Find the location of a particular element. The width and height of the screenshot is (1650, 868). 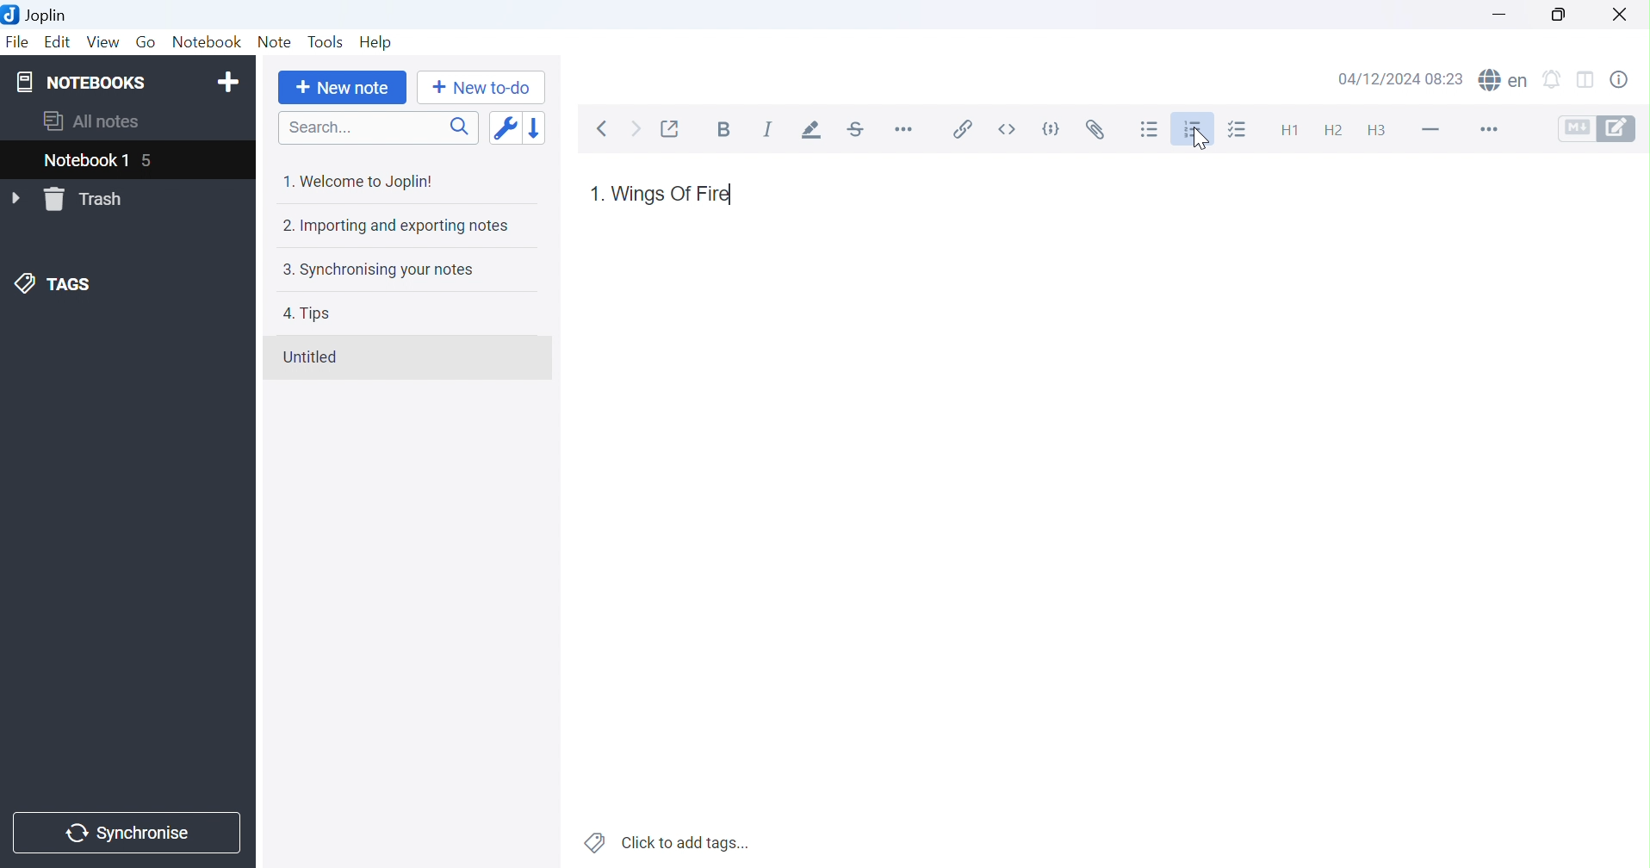

Strikethrough is located at coordinates (859, 131).